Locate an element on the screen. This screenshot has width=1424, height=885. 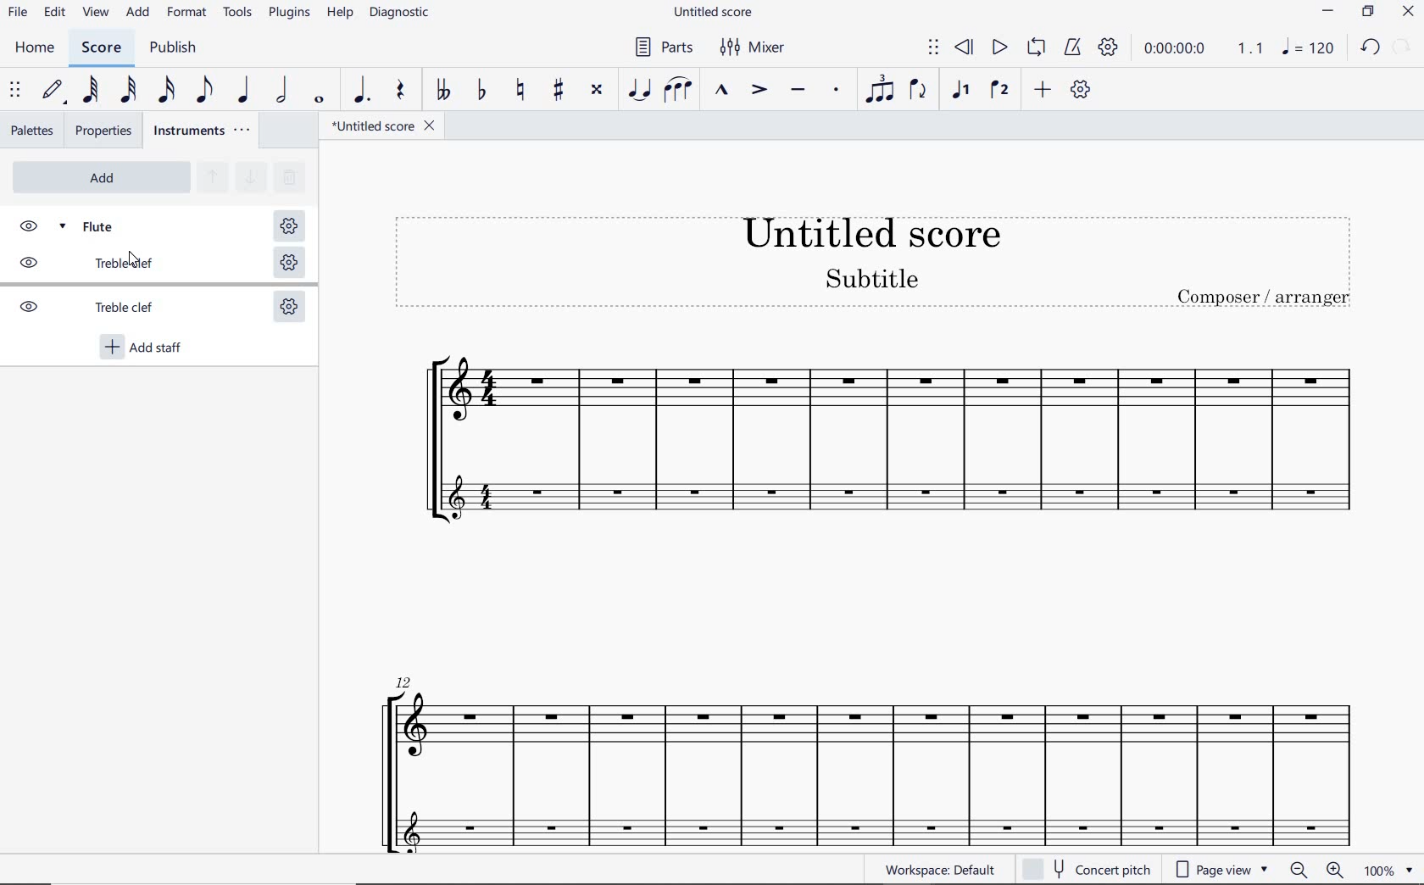
add staff is located at coordinates (144, 348).